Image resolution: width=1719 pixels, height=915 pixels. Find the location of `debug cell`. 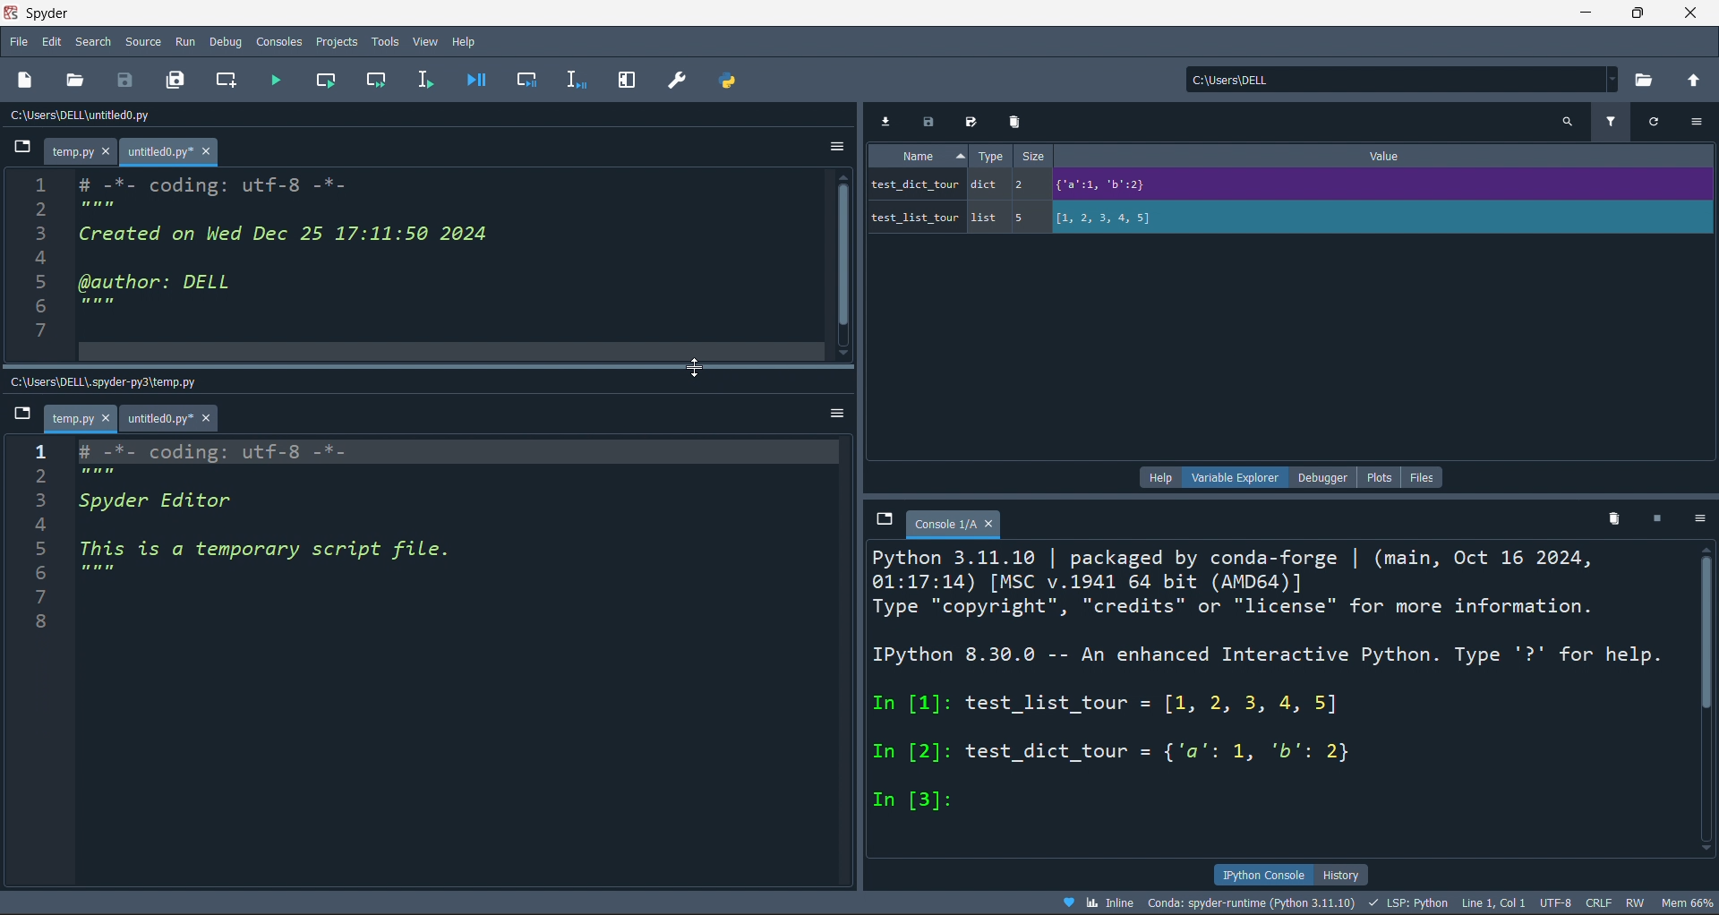

debug cell is located at coordinates (526, 80).